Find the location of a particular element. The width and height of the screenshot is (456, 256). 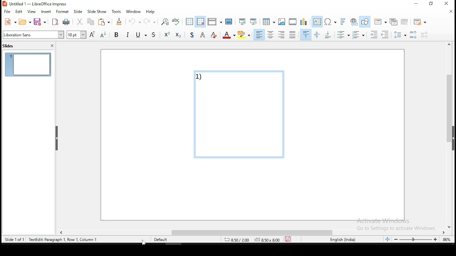

file is located at coordinates (7, 11).